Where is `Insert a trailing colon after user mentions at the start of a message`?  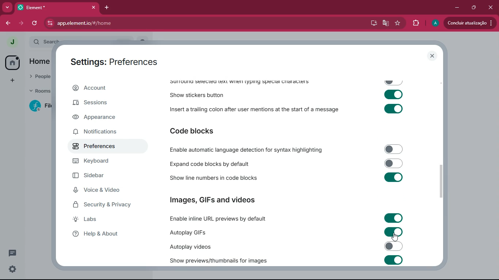 Insert a trailing colon after user mentions at the start of a message is located at coordinates (286, 110).